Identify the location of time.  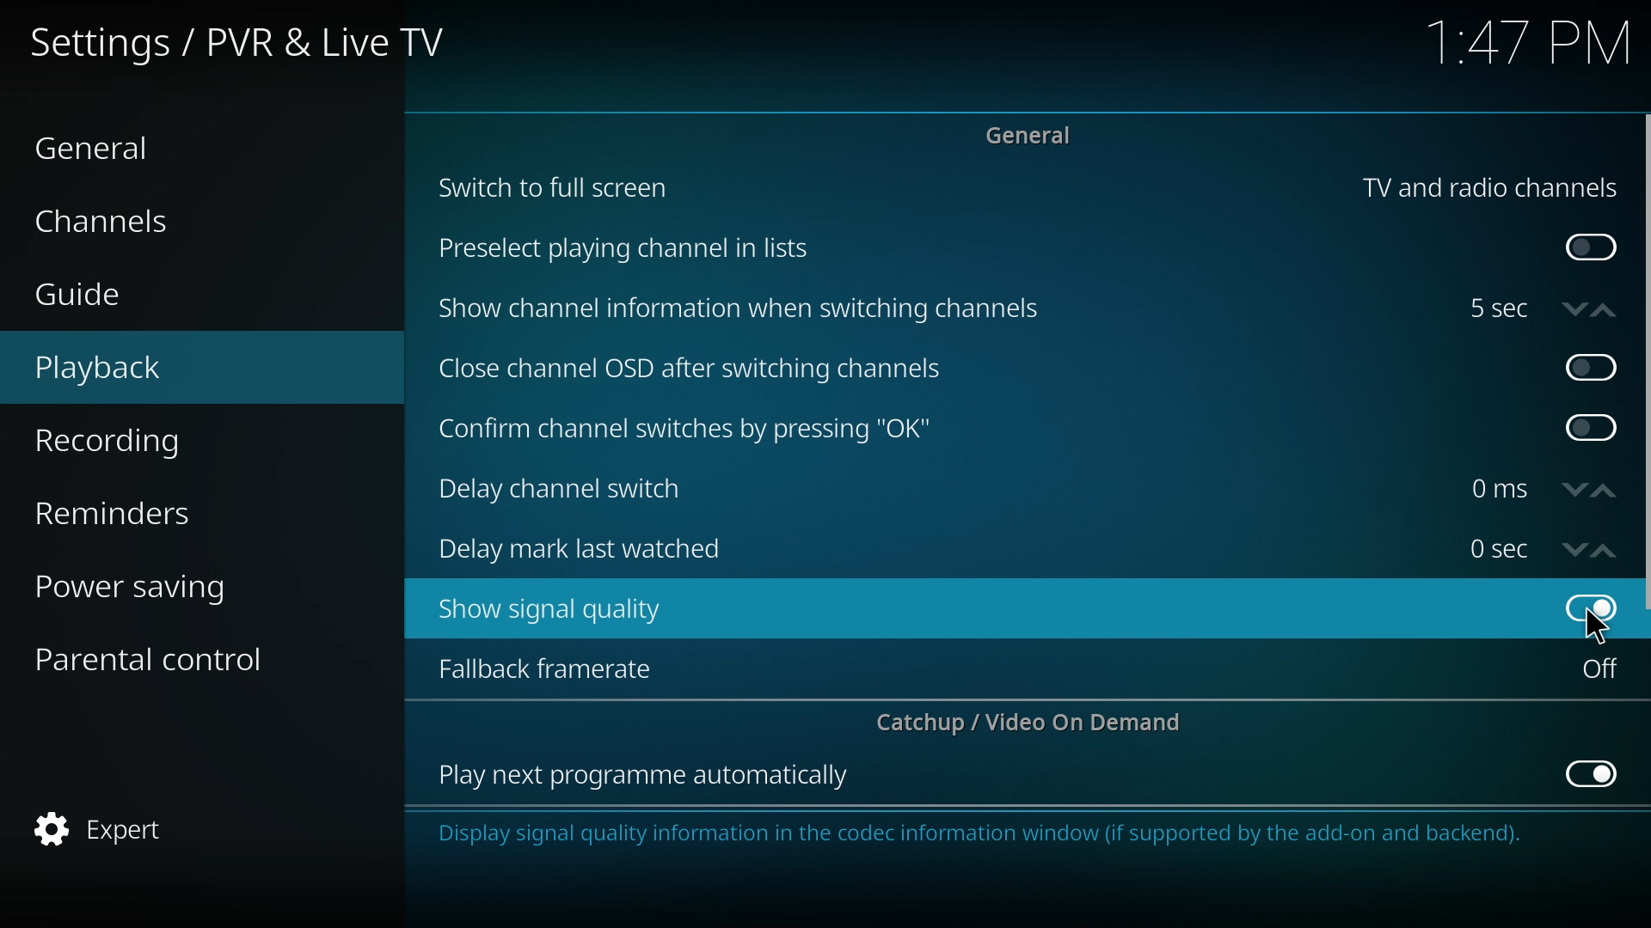
(1499, 489).